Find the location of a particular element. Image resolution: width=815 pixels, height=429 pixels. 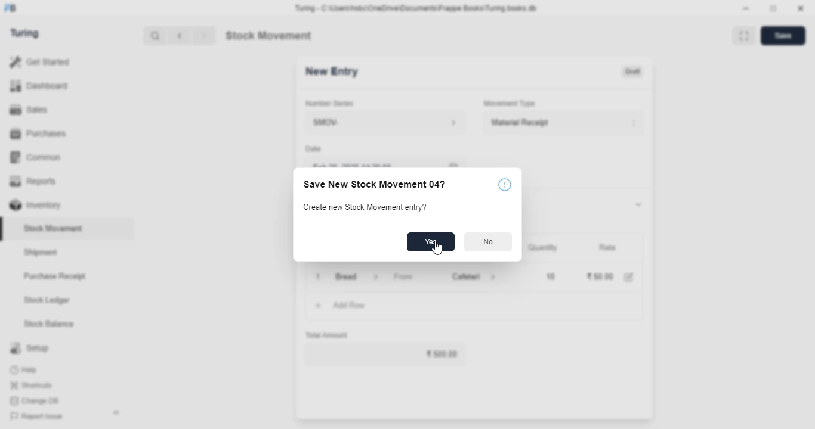

Save New Stock Movement 04? is located at coordinates (375, 184).